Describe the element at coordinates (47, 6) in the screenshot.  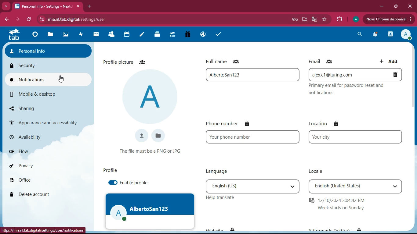
I see `tab` at that location.